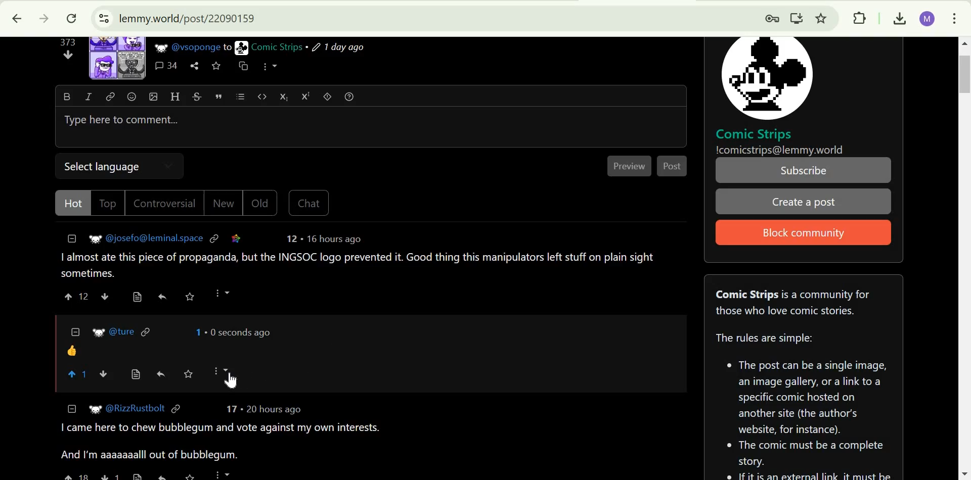 The height and width of the screenshot is (480, 971). What do you see at coordinates (238, 332) in the screenshot?
I see `0 seconds ago` at bounding box center [238, 332].